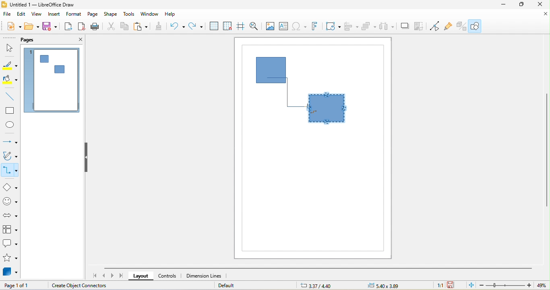 This screenshot has width=550, height=290. What do you see at coordinates (52, 81) in the screenshot?
I see `page 1` at bounding box center [52, 81].